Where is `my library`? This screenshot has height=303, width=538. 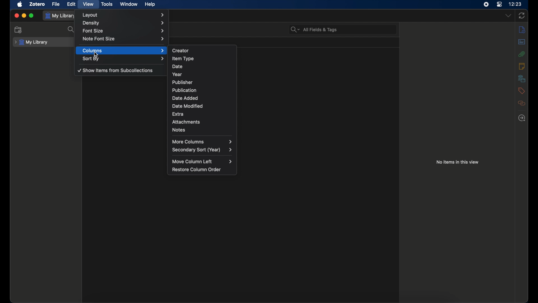
my library is located at coordinates (31, 42).